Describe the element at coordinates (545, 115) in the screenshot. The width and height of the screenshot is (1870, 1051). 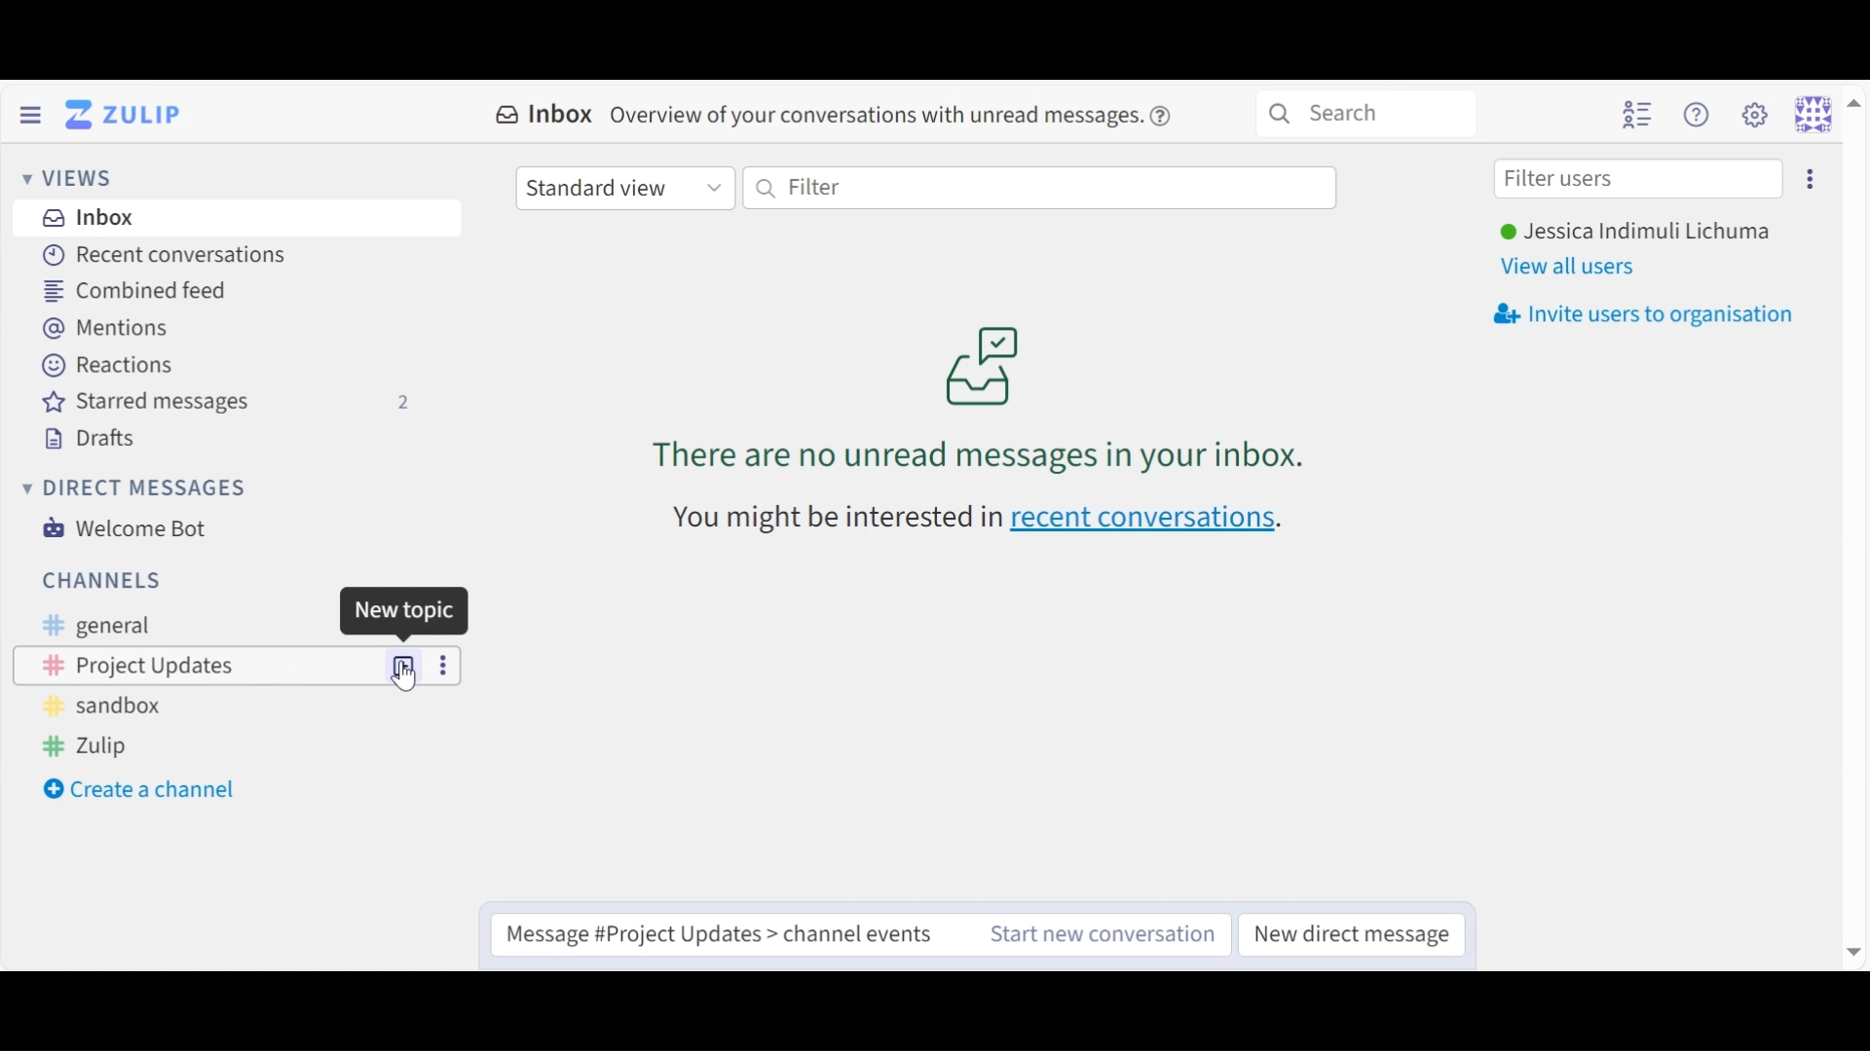
I see `Inbox` at that location.